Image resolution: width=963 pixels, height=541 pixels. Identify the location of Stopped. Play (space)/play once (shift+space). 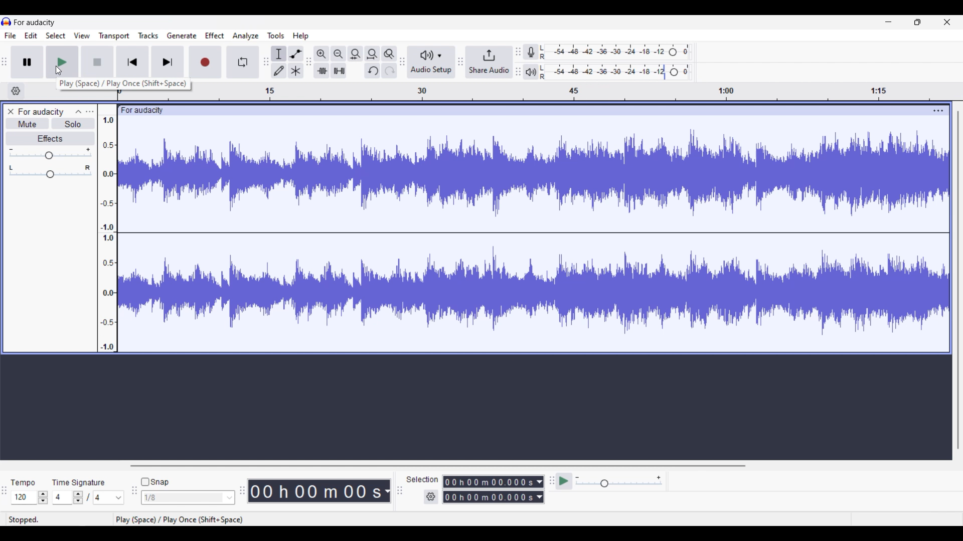
(484, 519).